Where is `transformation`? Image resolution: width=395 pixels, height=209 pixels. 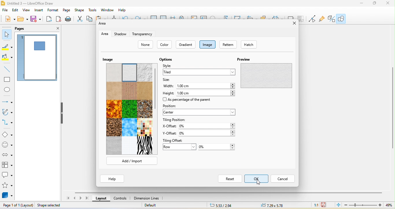
transformation is located at coordinates (240, 17).